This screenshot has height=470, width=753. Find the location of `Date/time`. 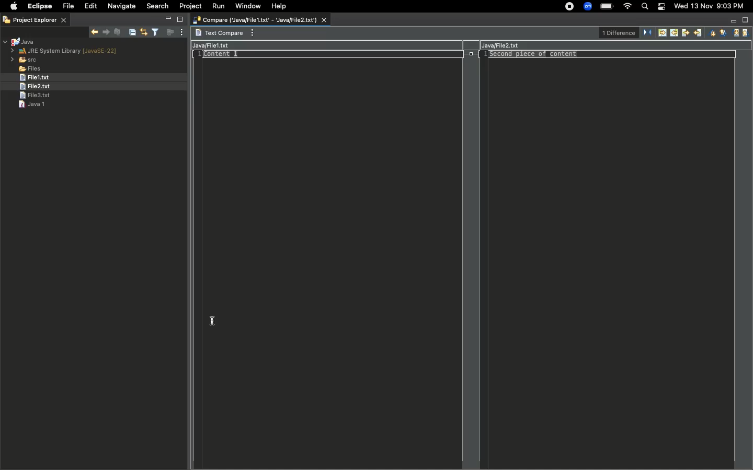

Date/time is located at coordinates (710, 6).